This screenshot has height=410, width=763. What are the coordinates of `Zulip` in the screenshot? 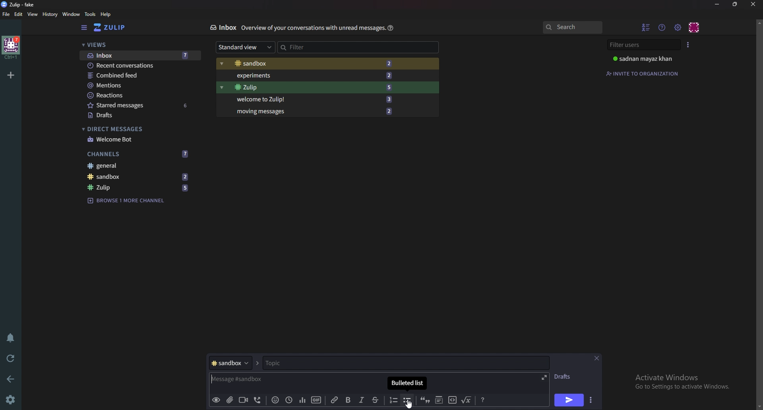 It's located at (139, 188).